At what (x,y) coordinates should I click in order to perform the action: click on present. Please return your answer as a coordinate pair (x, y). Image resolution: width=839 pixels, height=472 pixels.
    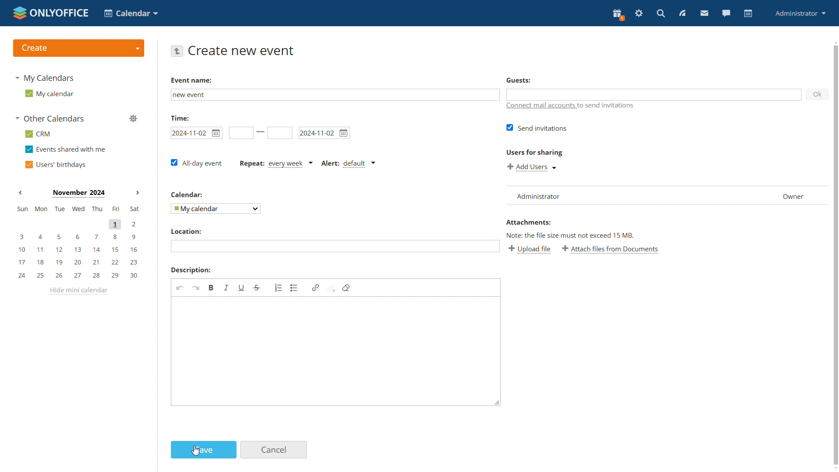
    Looking at the image, I should click on (618, 15).